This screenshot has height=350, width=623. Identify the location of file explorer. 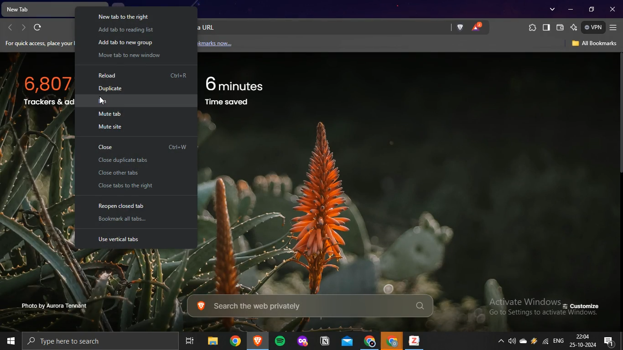
(215, 341).